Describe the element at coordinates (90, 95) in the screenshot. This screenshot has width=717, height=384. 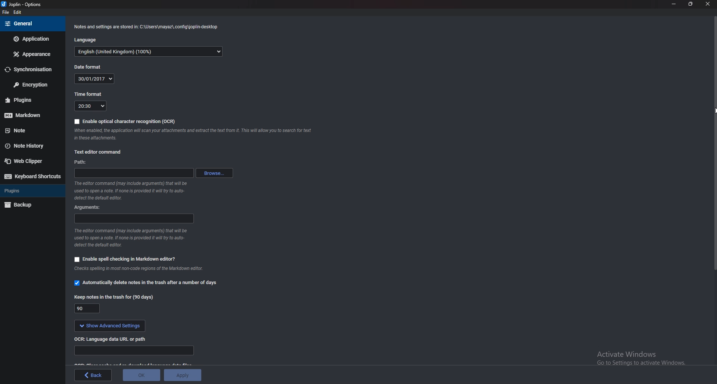
I see `Time format` at that location.